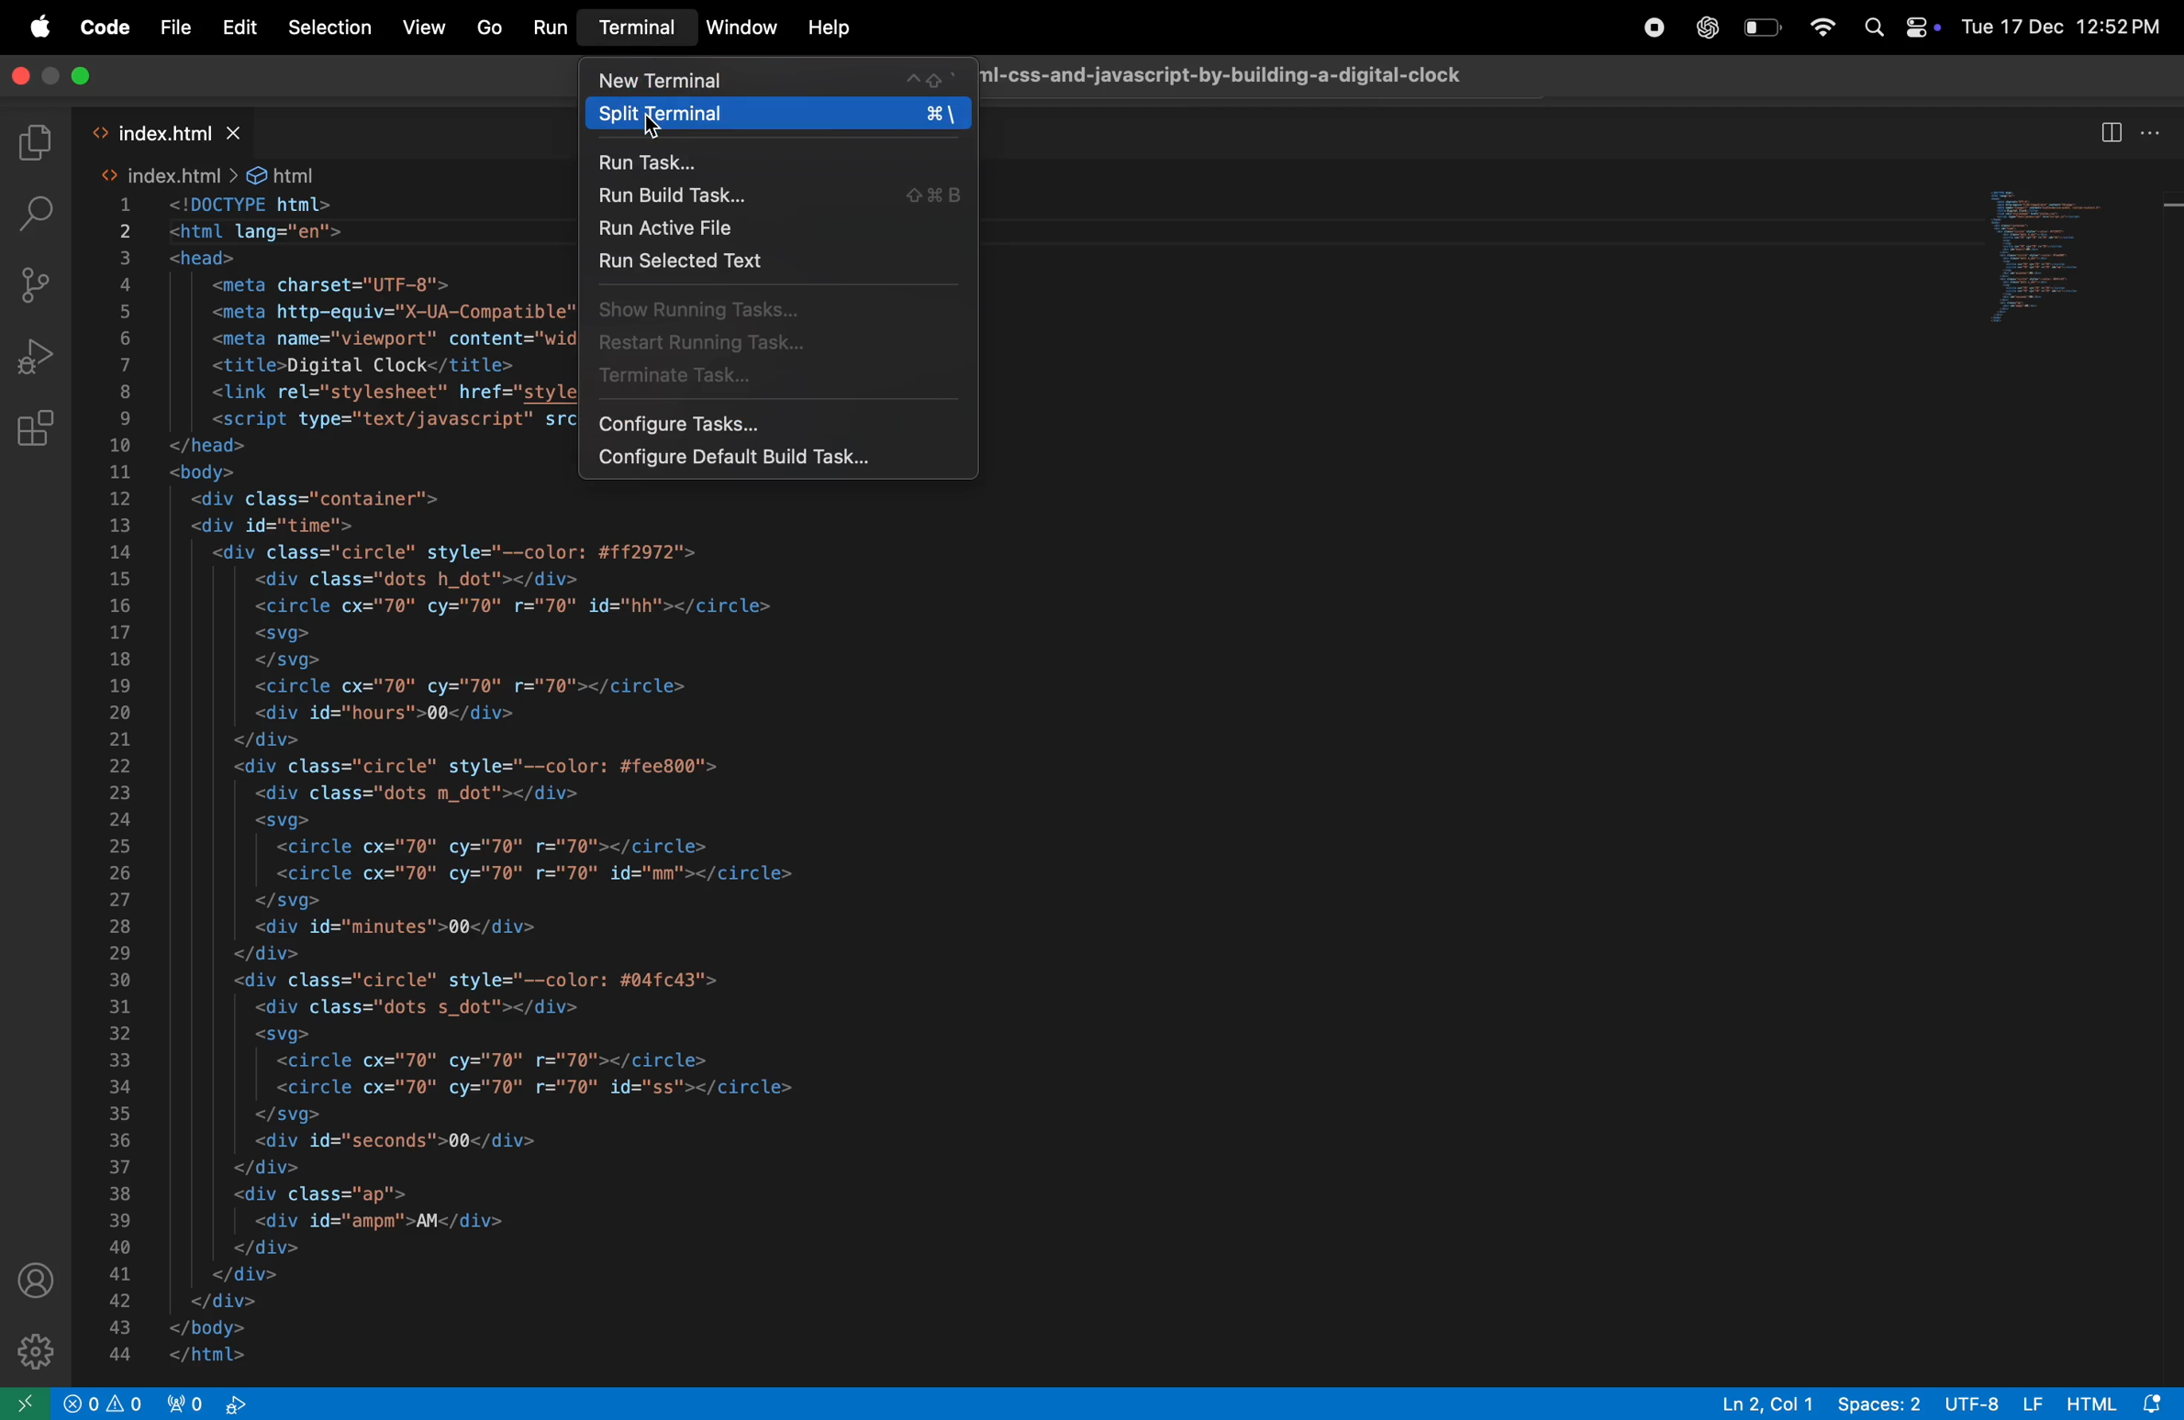 The width and height of the screenshot is (2184, 1420). Describe the element at coordinates (786, 310) in the screenshot. I see `Show running tasks` at that location.